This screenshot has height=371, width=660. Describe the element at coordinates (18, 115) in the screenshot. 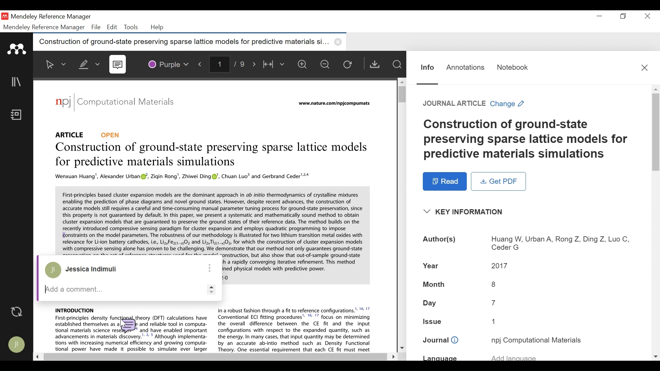

I see `Notebook` at that location.